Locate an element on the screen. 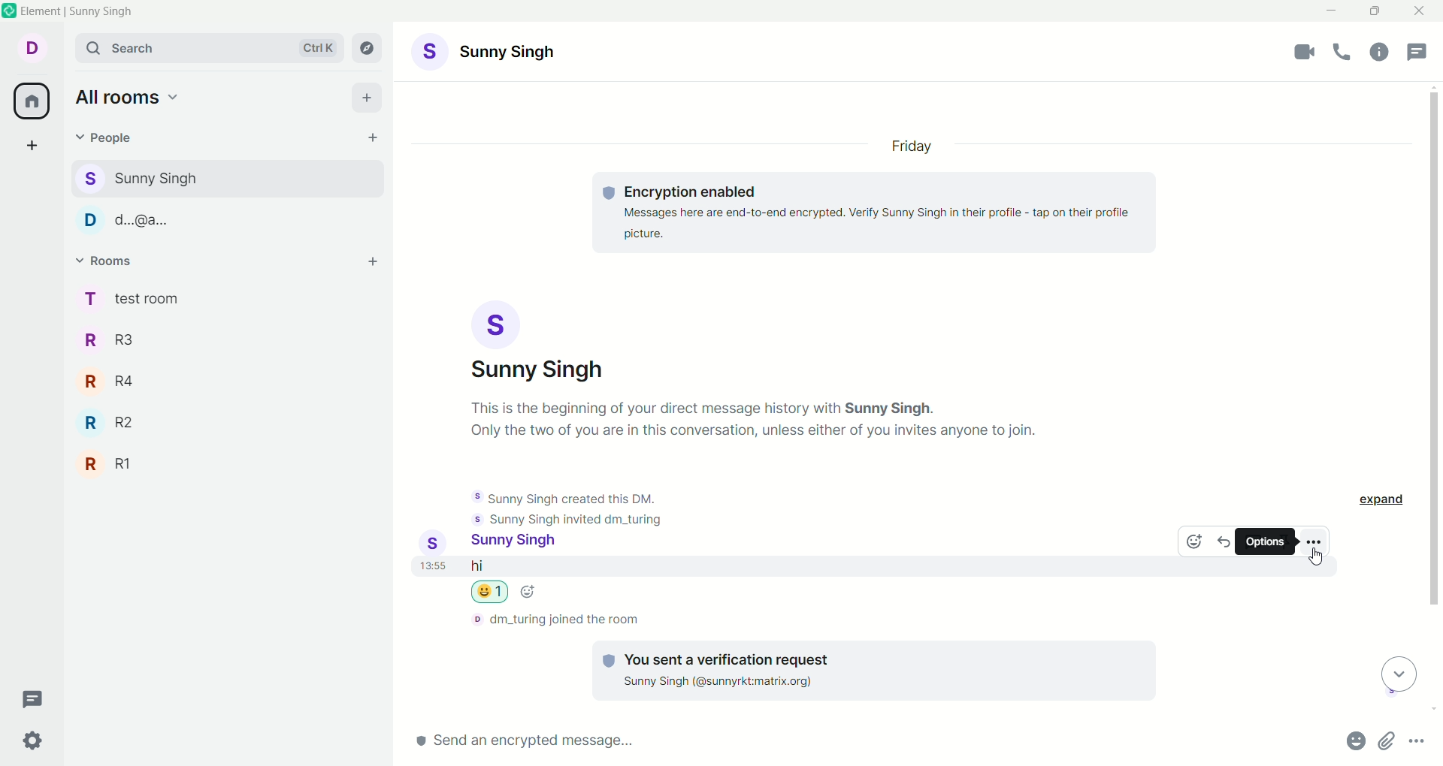 The width and height of the screenshot is (1443, 766). reply is located at coordinates (1225, 541).